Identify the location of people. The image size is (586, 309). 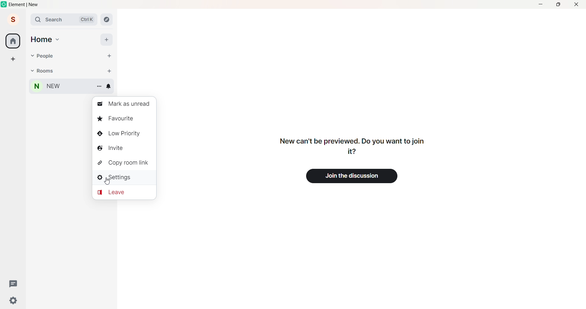
(41, 56).